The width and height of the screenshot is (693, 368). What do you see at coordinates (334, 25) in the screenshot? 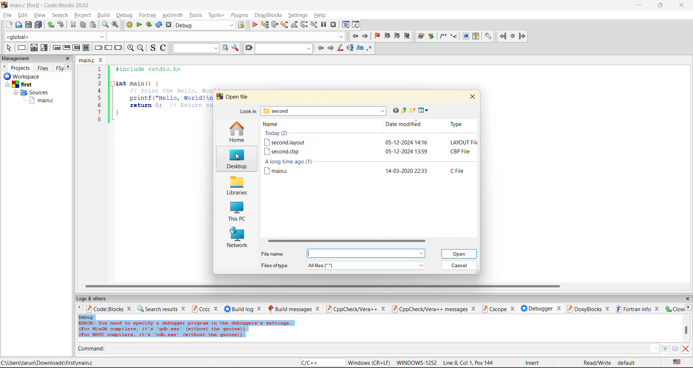
I see `stop debugger` at bounding box center [334, 25].